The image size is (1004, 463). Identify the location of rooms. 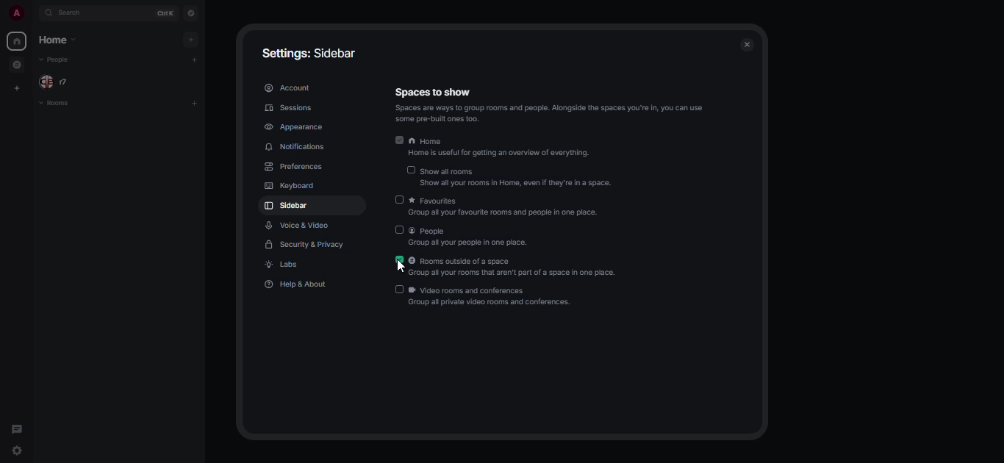
(60, 104).